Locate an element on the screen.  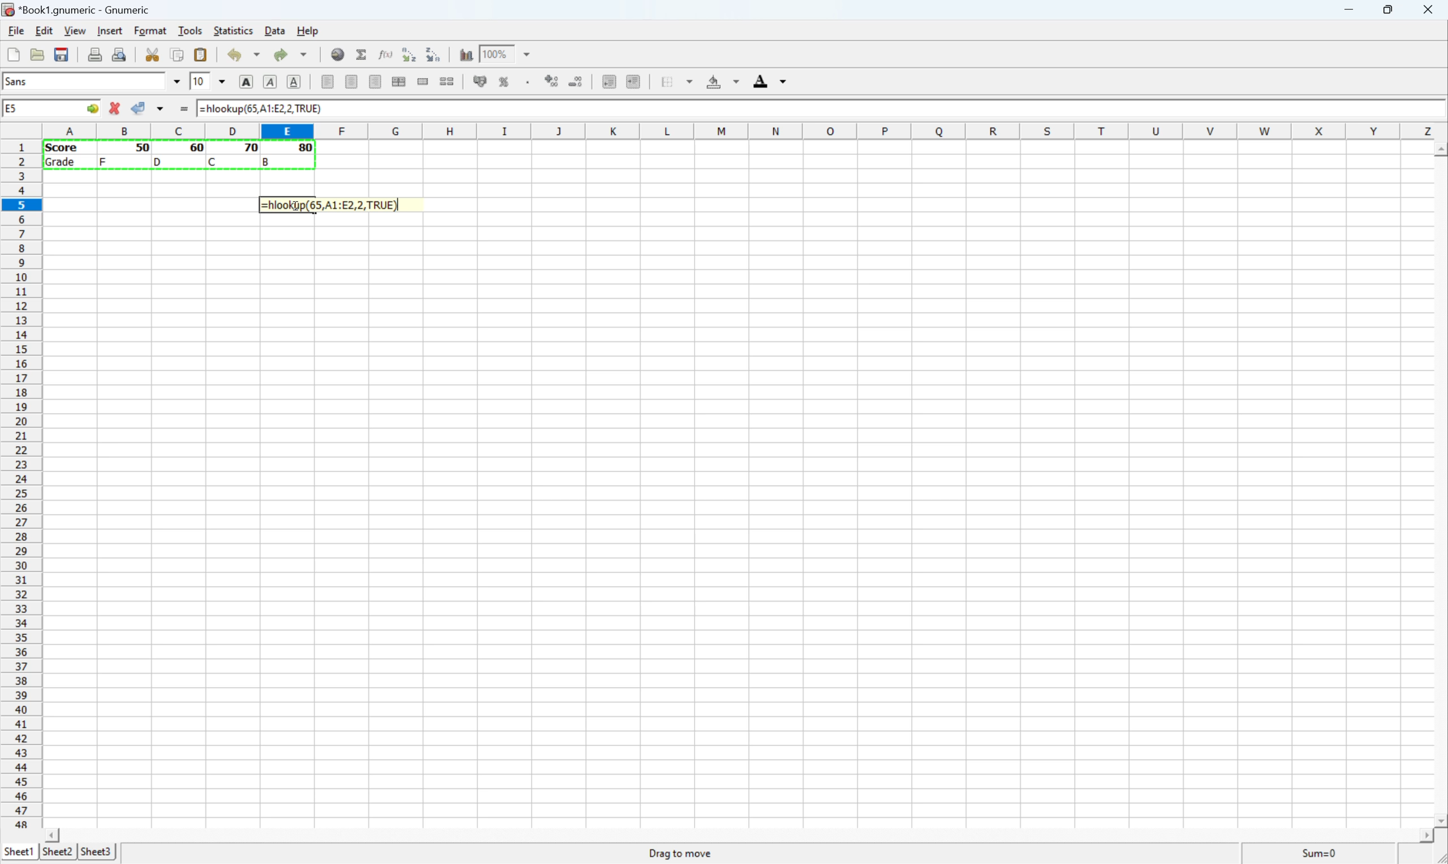
edit is located at coordinates (44, 31).